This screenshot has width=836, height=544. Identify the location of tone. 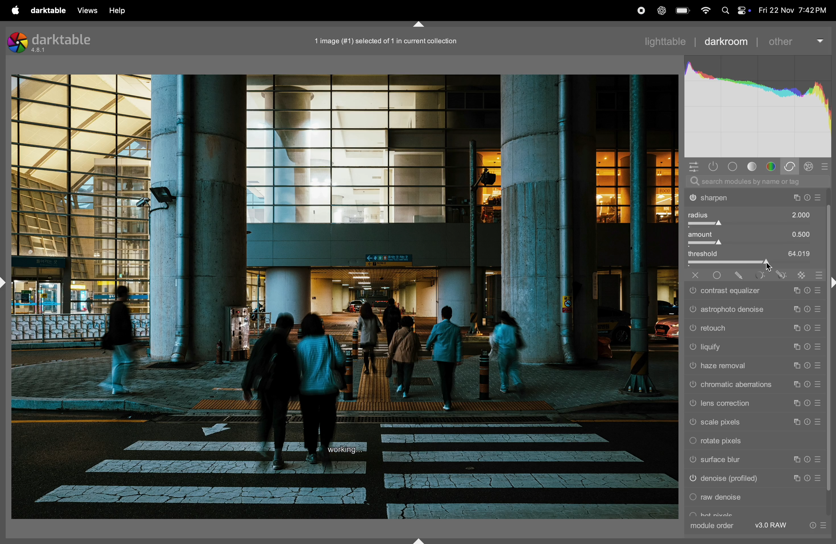
(753, 166).